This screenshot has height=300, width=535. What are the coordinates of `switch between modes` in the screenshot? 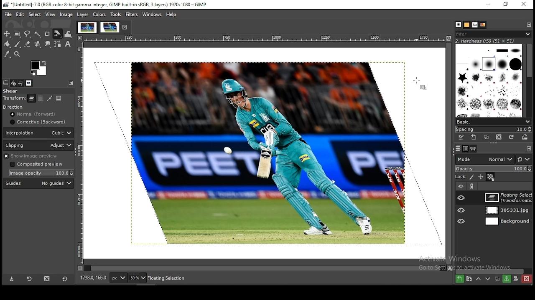 It's located at (525, 160).